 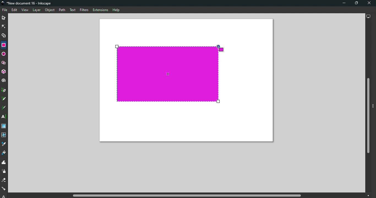 I want to click on Object, so click(x=50, y=10).